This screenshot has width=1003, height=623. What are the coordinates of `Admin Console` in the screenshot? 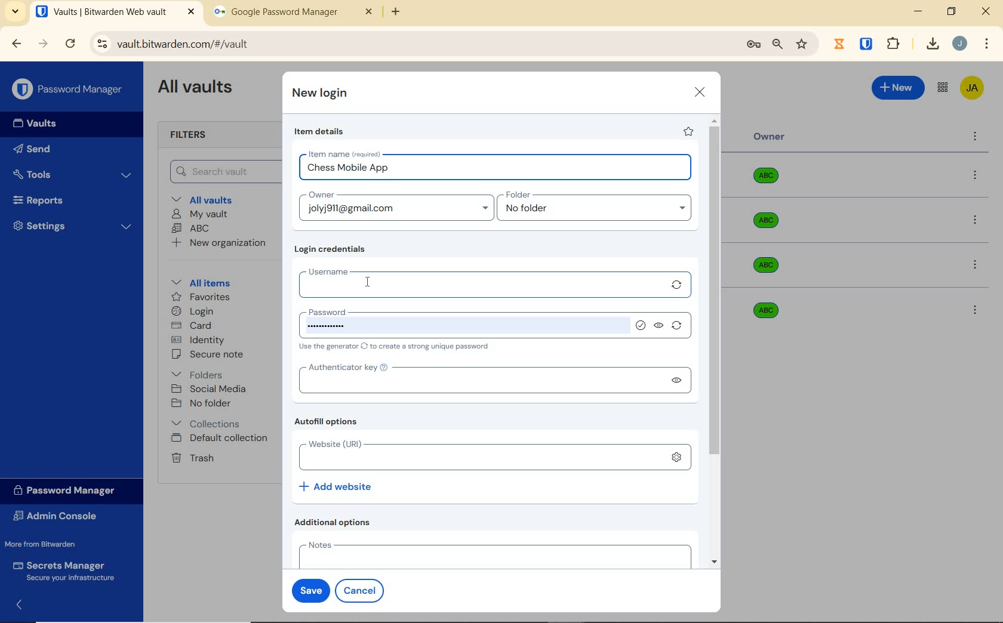 It's located at (59, 517).